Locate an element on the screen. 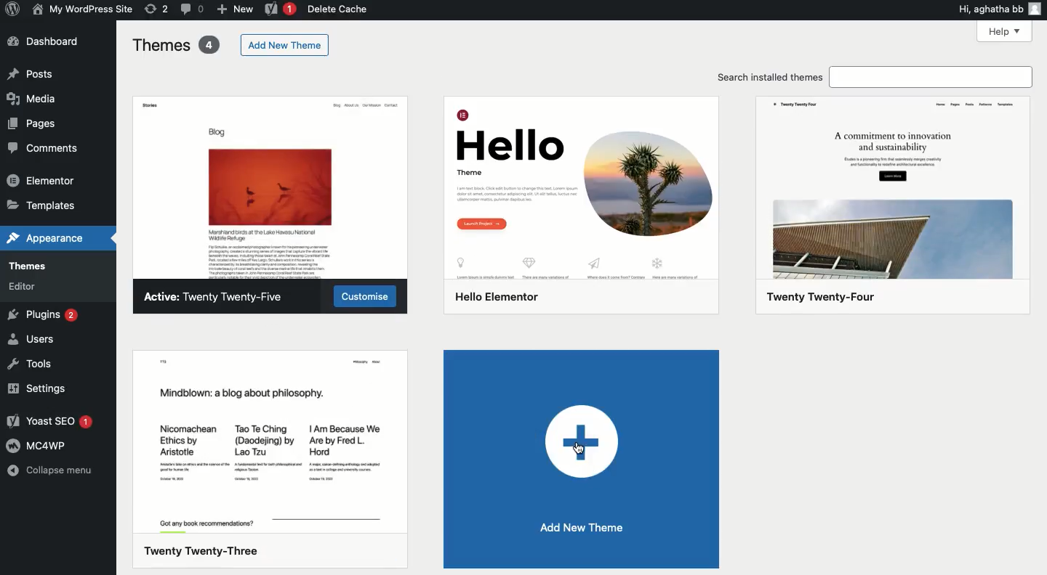 The width and height of the screenshot is (1047, 575). user icon is located at coordinates (1038, 9).